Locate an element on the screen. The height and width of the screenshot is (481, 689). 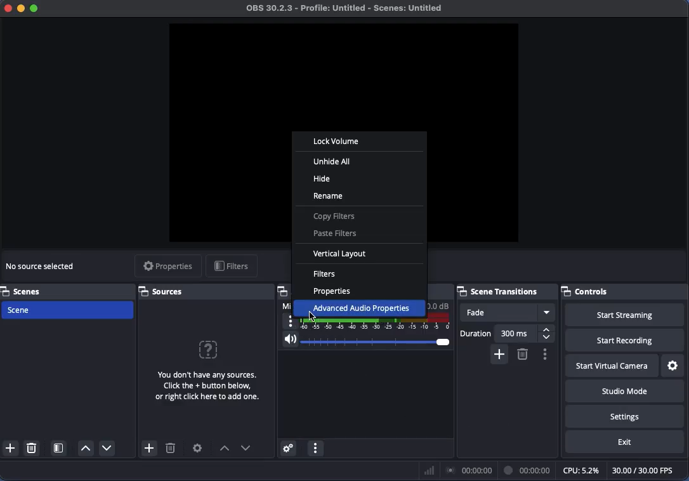
Settings is located at coordinates (198, 448).